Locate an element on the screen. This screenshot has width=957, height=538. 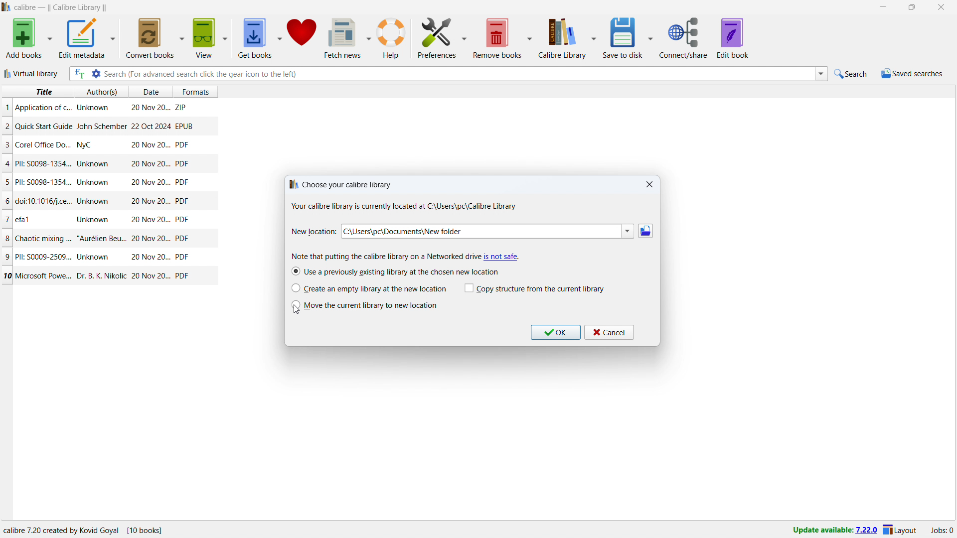
PDF is located at coordinates (183, 239).